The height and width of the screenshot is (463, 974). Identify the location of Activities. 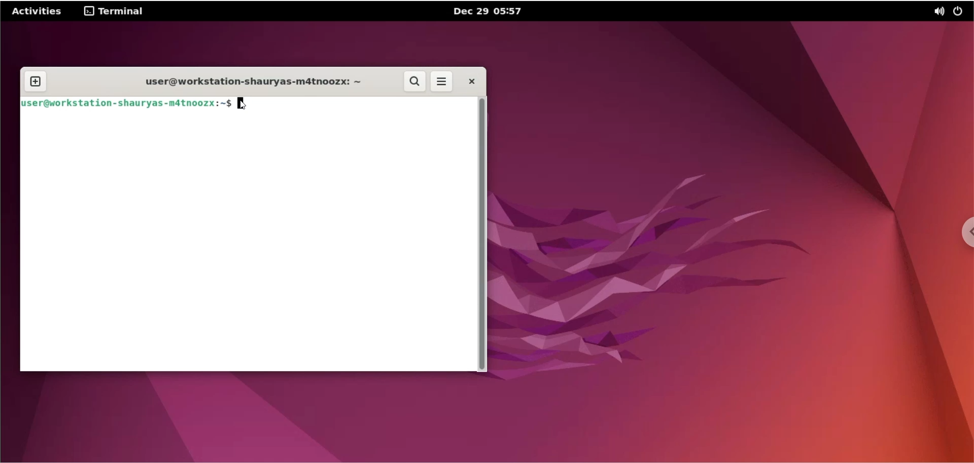
(38, 11).